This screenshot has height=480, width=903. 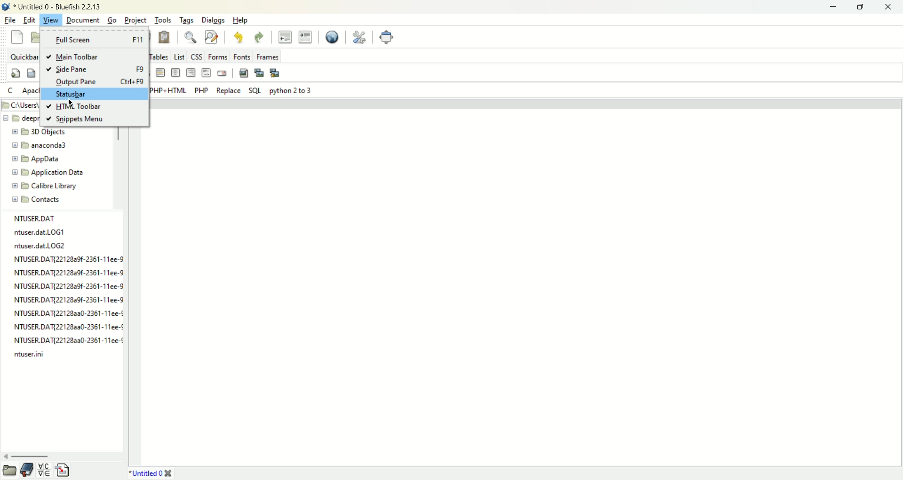 What do you see at coordinates (43, 471) in the screenshot?
I see `char map` at bounding box center [43, 471].